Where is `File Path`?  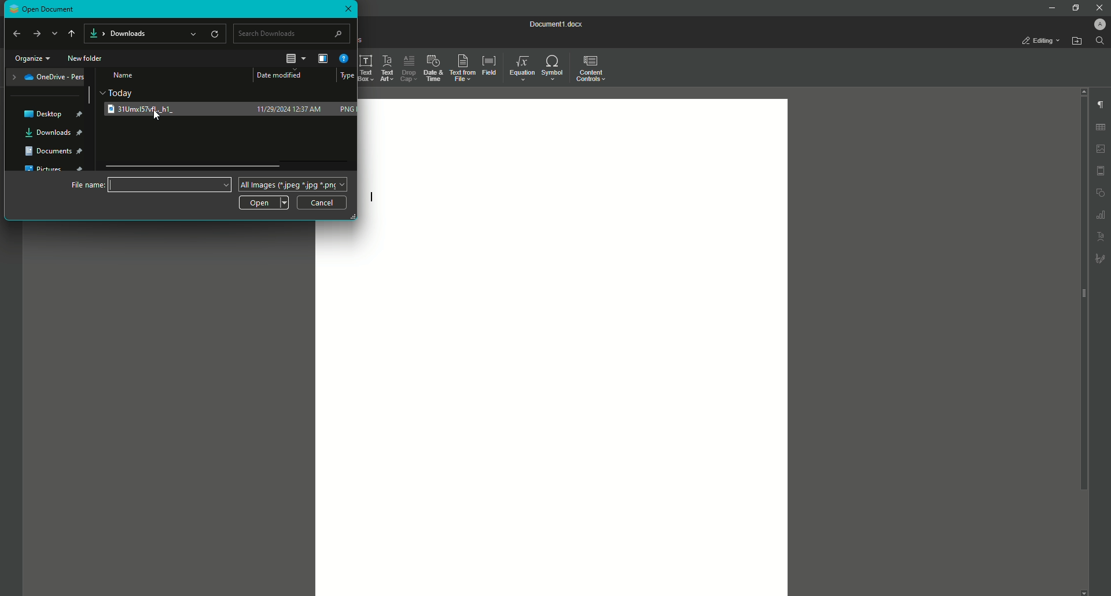 File Path is located at coordinates (154, 34).